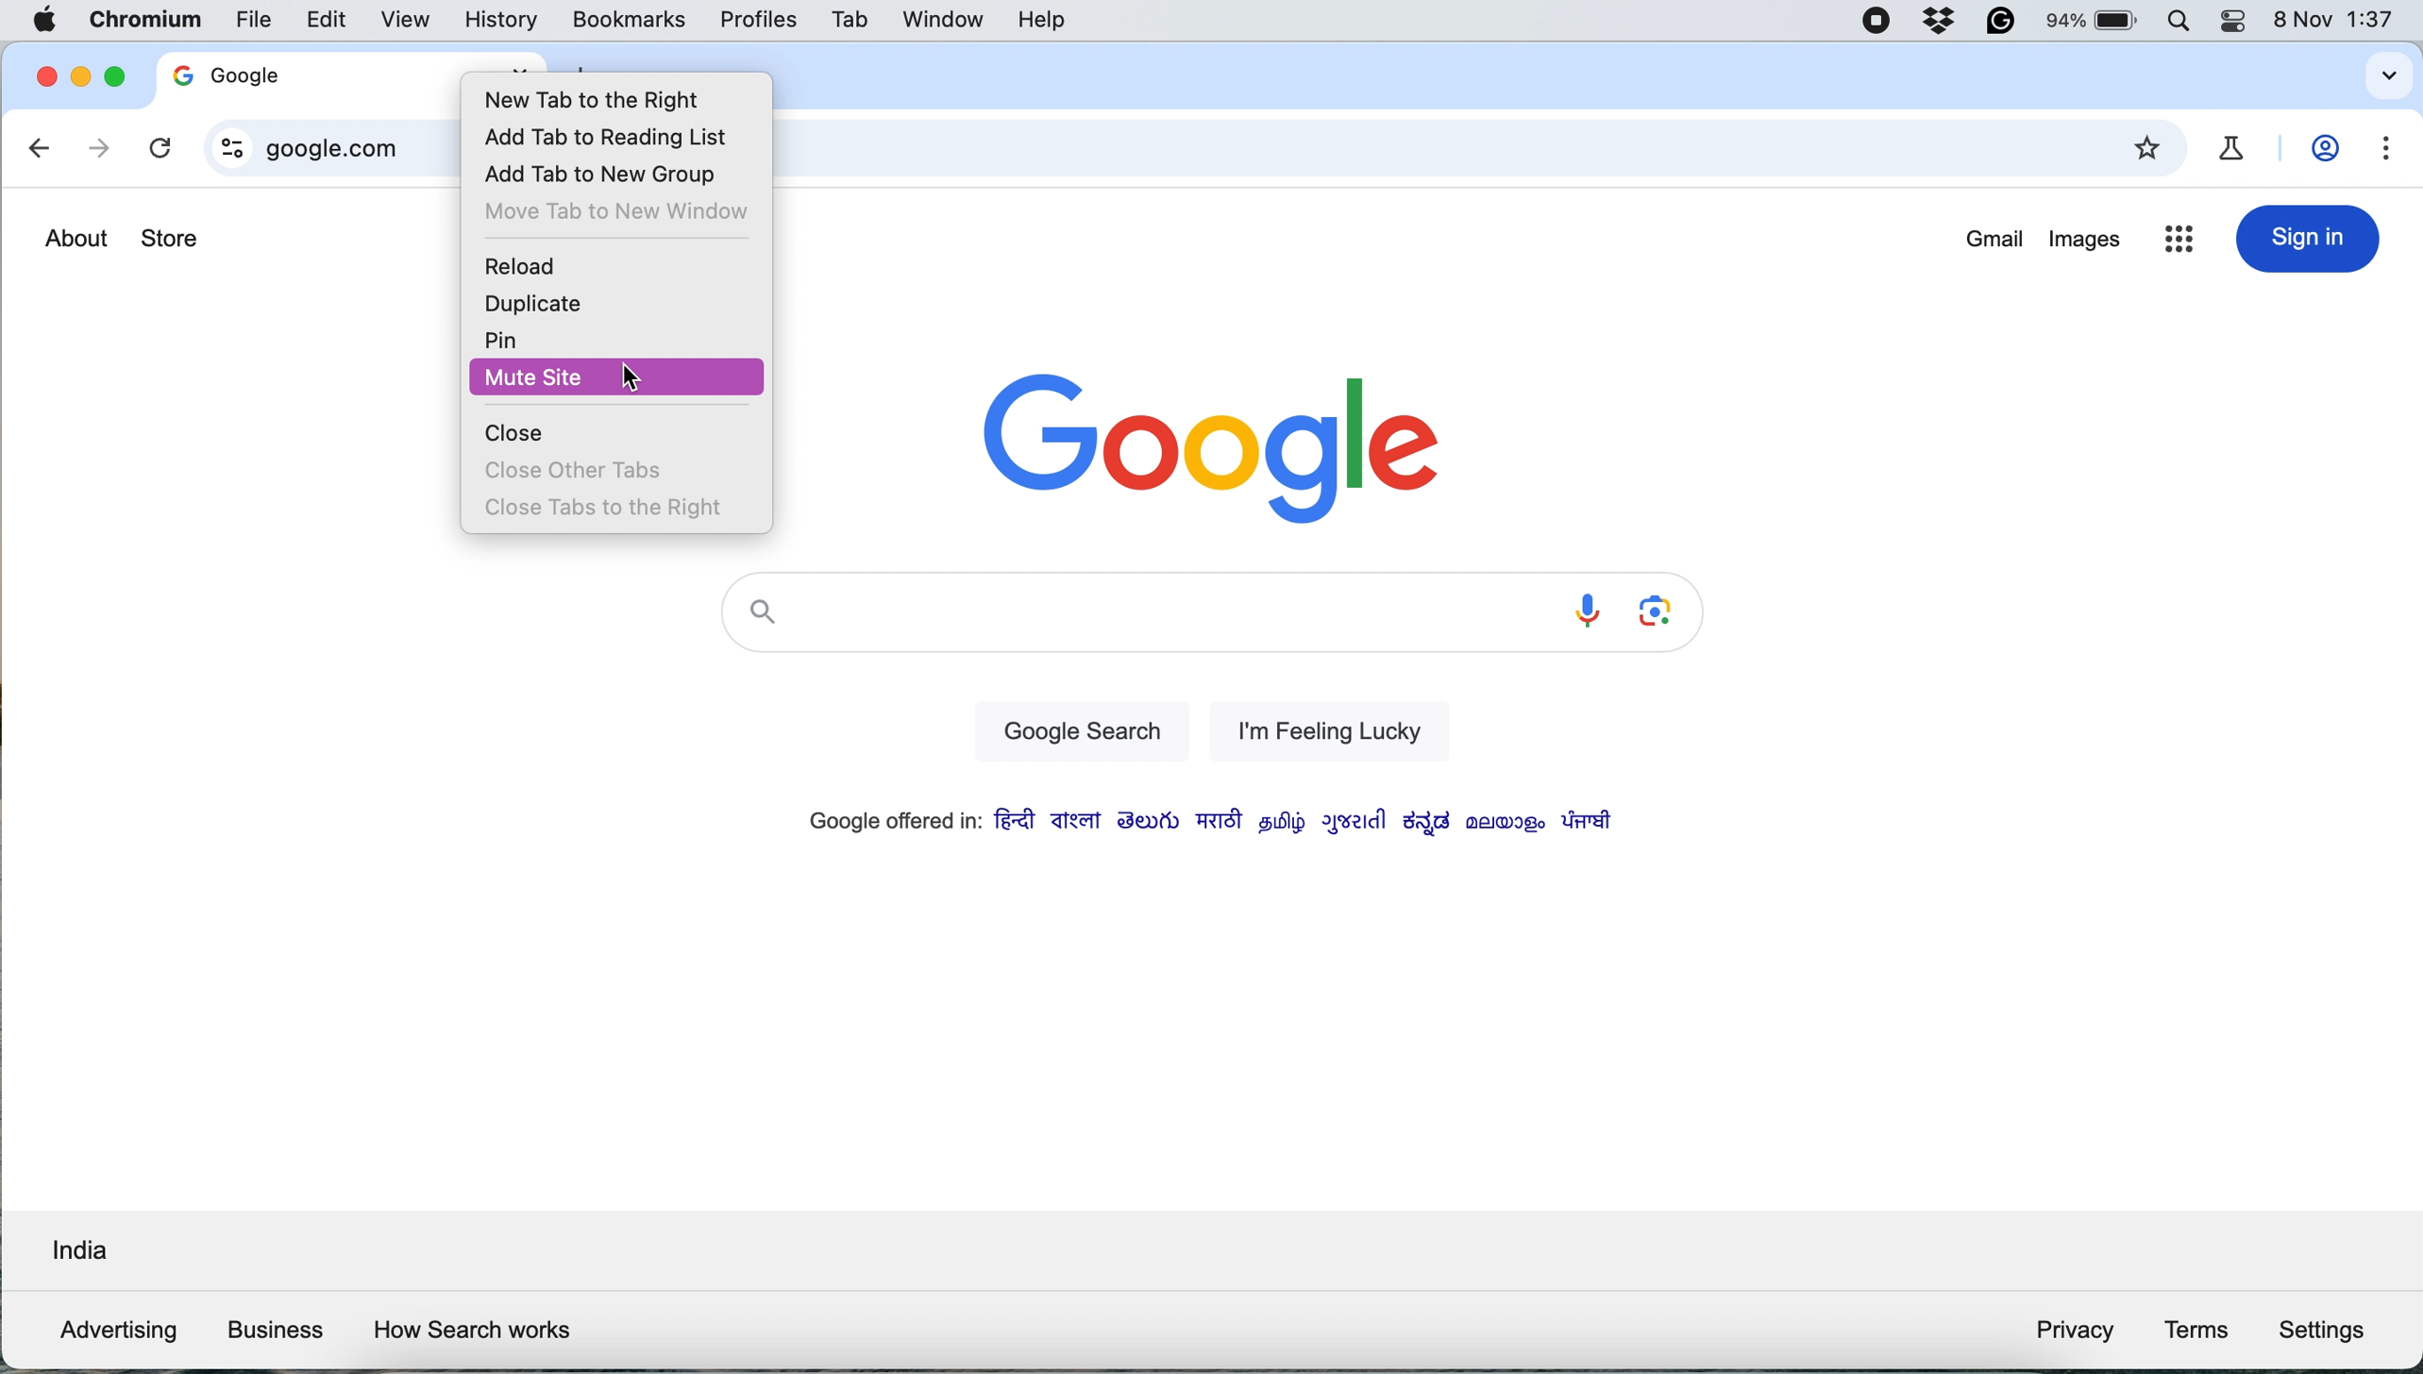 The width and height of the screenshot is (2423, 1374). I want to click on tab, so click(852, 20).